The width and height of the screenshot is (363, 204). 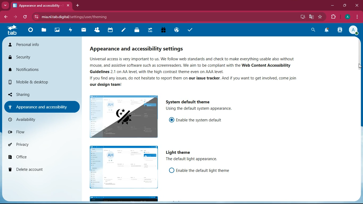 I want to click on layers, so click(x=137, y=31).